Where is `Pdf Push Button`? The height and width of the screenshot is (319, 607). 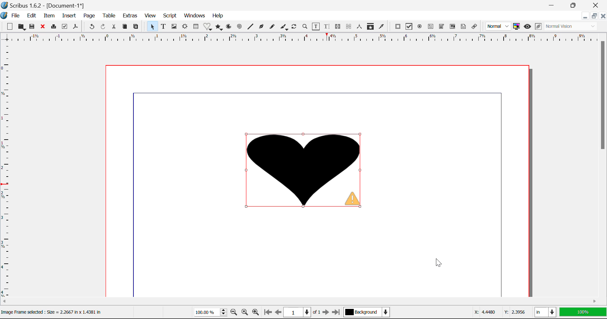 Pdf Push Button is located at coordinates (398, 27).